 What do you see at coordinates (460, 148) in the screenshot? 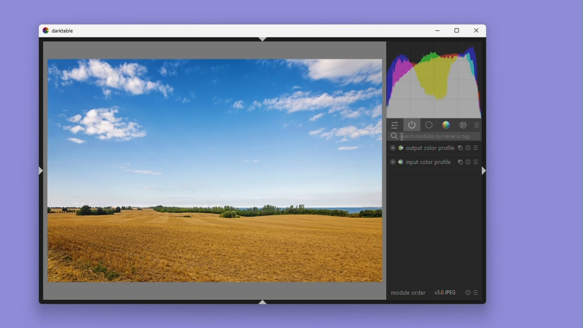
I see `multiple instance` at bounding box center [460, 148].